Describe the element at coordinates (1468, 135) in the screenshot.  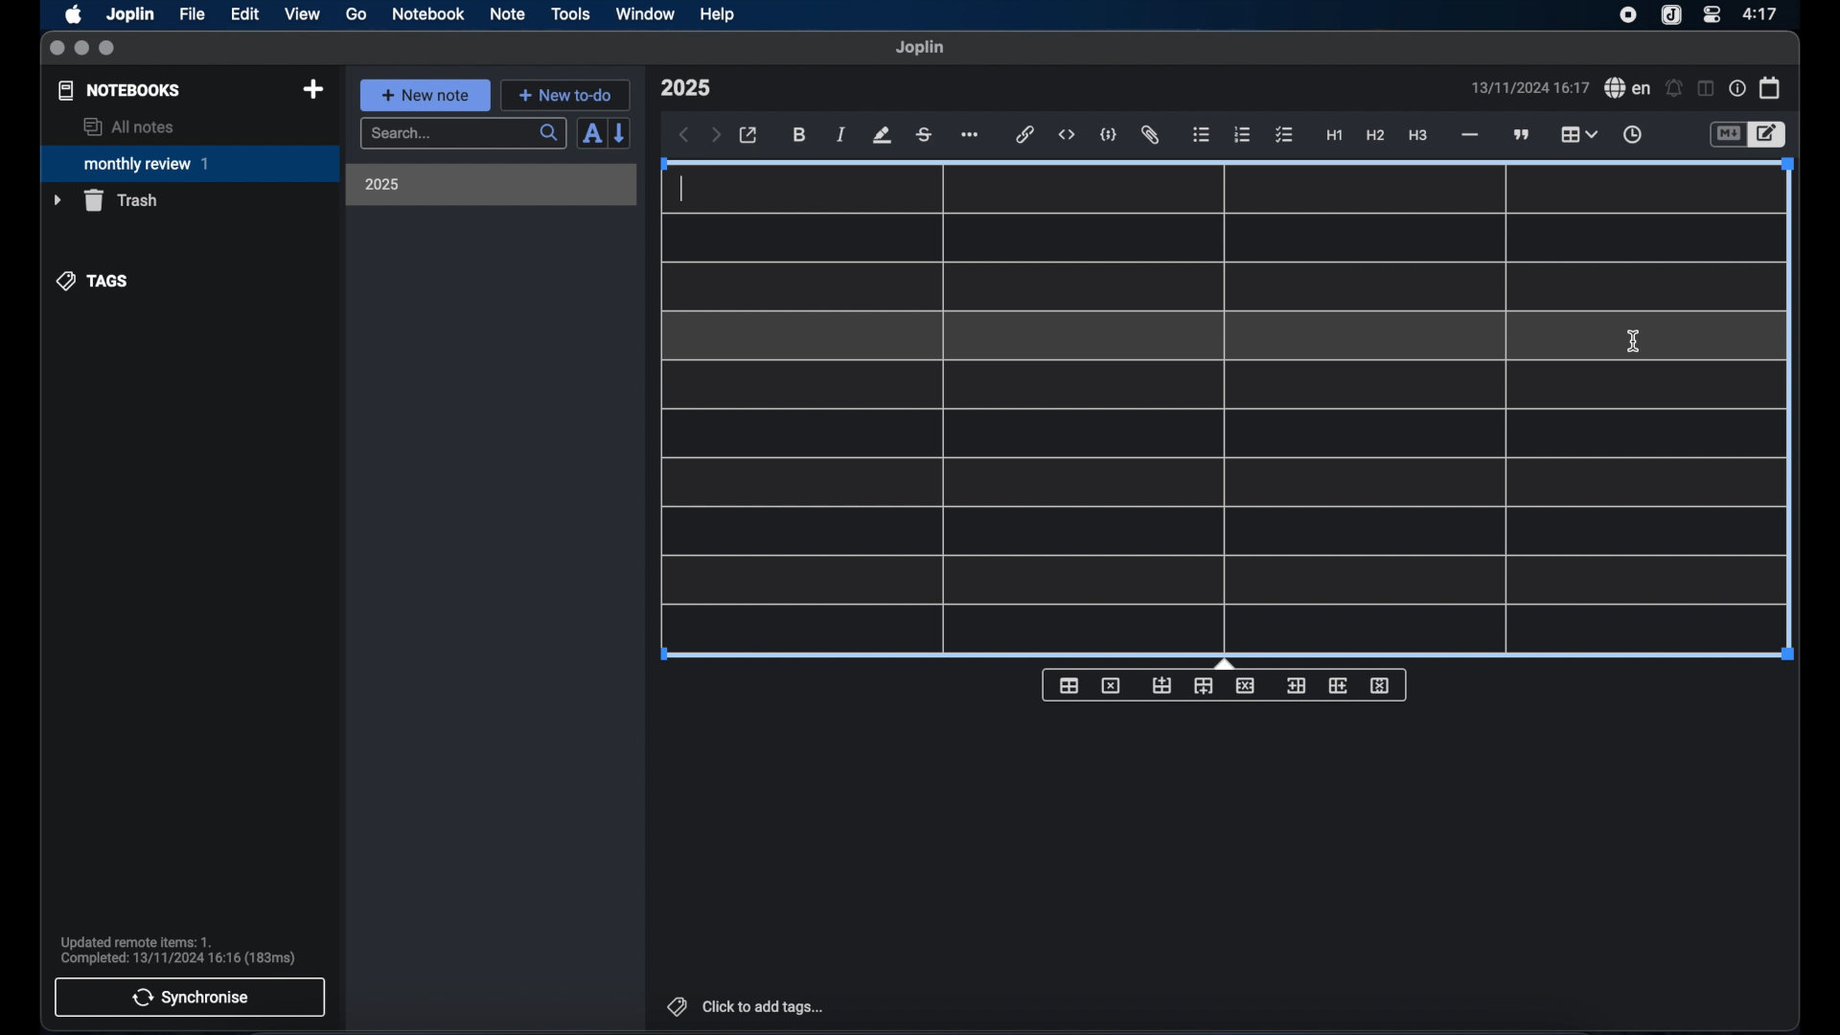
I see `horizontal rule` at that location.